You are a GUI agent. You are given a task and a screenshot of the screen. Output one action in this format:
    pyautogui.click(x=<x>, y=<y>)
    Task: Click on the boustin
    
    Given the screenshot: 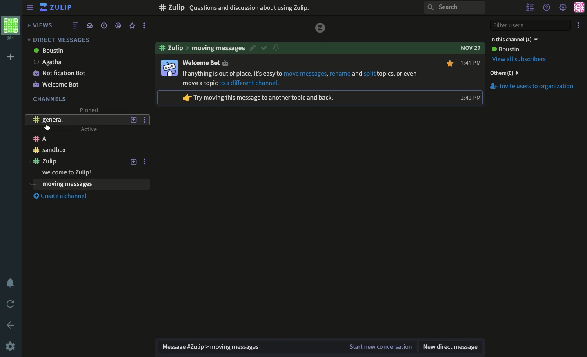 What is the action you would take?
    pyautogui.click(x=76, y=51)
    